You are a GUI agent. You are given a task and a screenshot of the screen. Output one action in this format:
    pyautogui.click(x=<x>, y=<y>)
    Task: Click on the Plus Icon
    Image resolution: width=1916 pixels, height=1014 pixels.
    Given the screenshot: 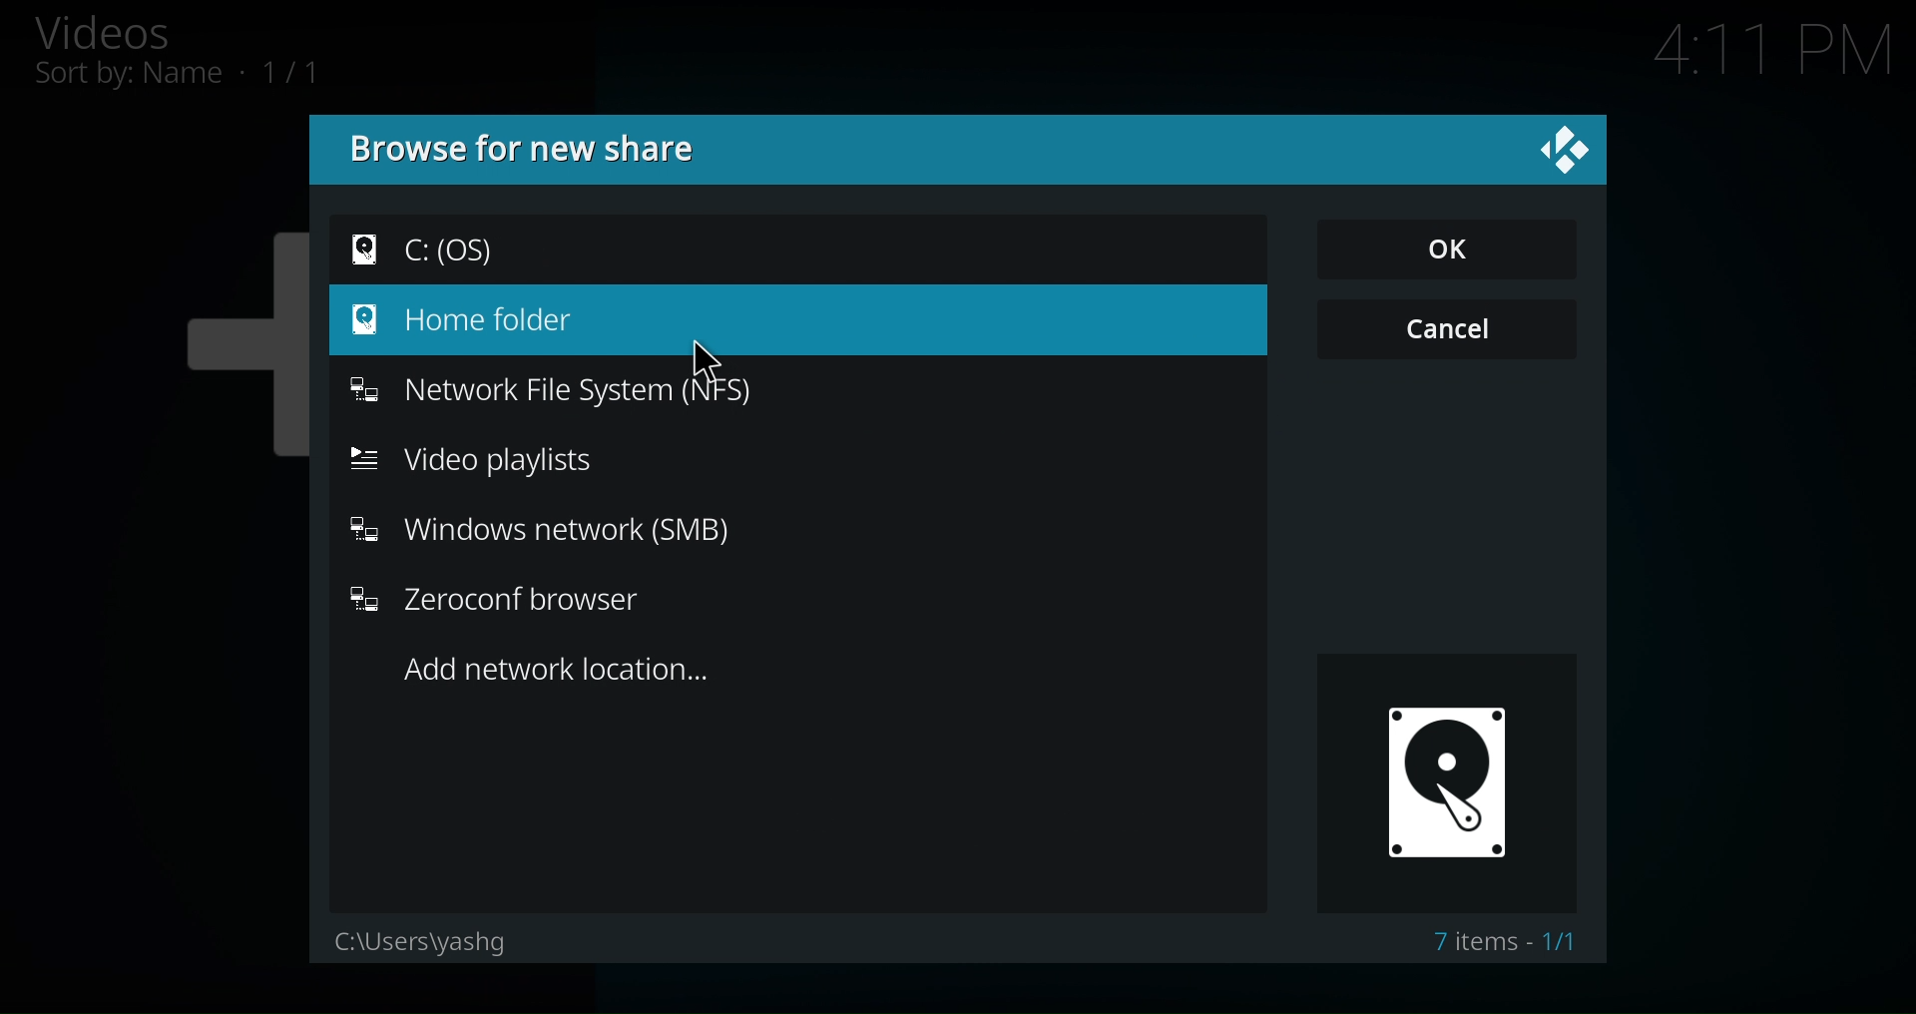 What is the action you would take?
    pyautogui.click(x=206, y=350)
    